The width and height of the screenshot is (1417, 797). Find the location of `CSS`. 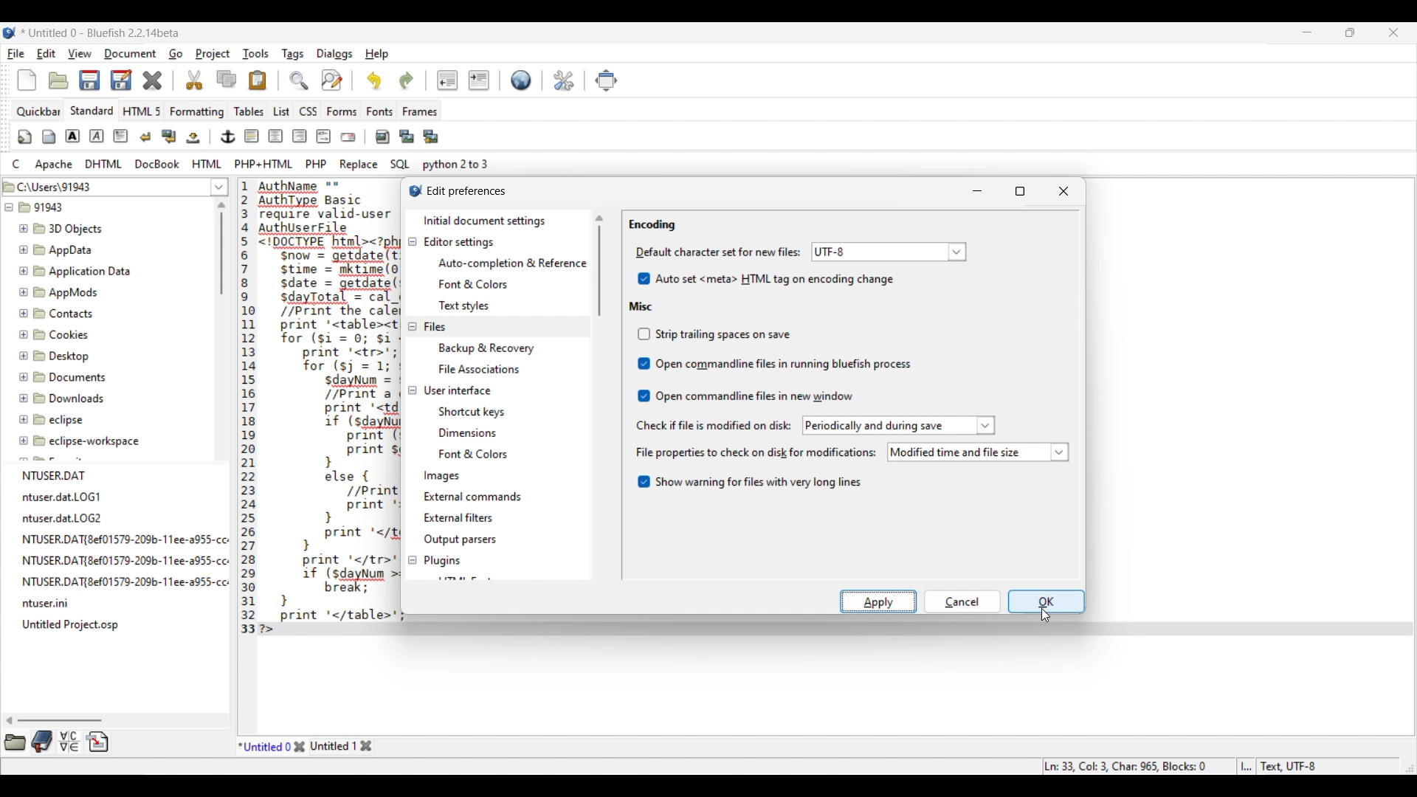

CSS is located at coordinates (308, 111).